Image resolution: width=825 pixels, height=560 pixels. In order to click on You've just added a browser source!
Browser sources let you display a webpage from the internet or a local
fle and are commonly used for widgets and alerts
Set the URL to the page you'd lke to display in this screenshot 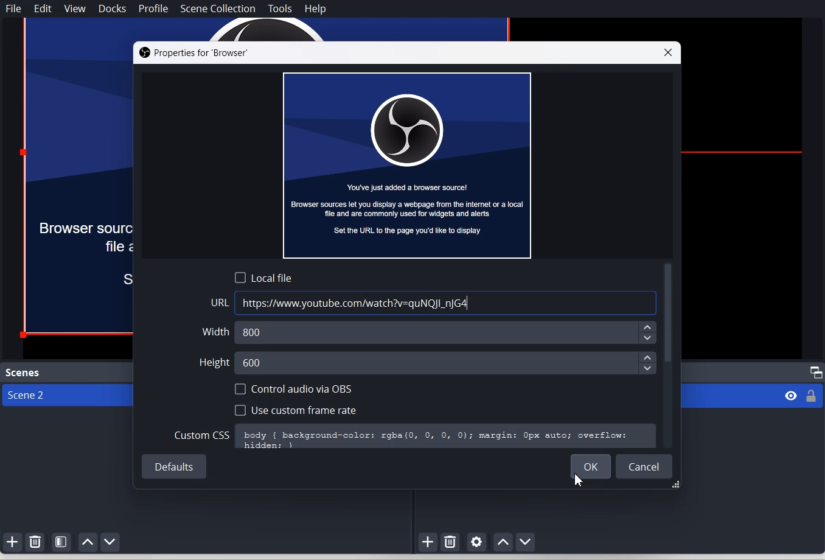, I will do `click(407, 168)`.